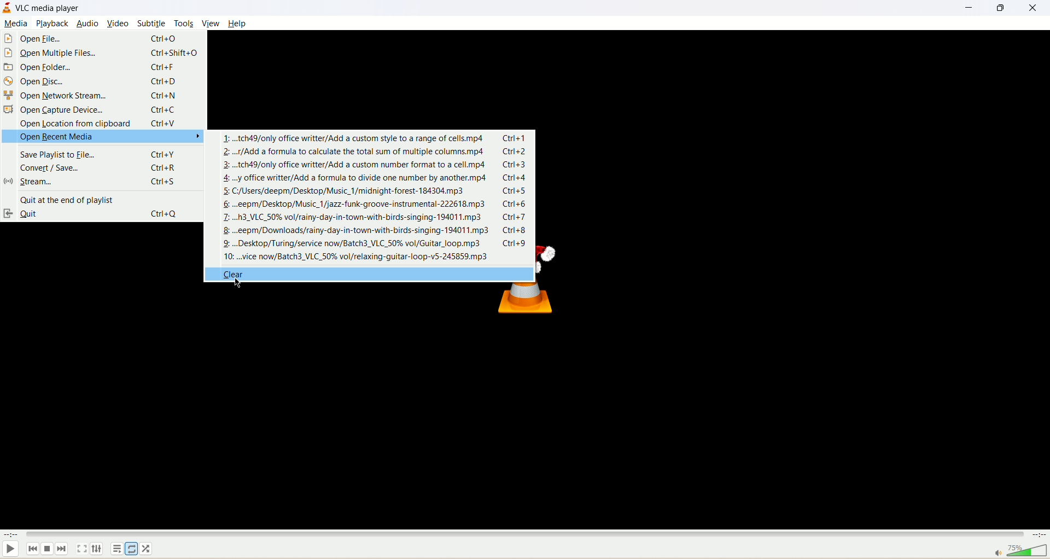 The image size is (1050, 559). I want to click on quit at the end of playlist, so click(73, 199).